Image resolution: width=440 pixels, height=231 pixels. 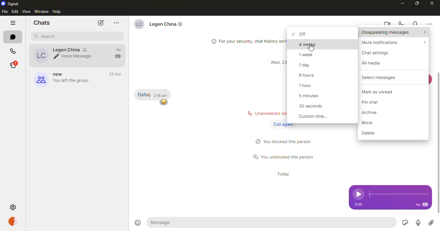 What do you see at coordinates (57, 12) in the screenshot?
I see `help` at bounding box center [57, 12].